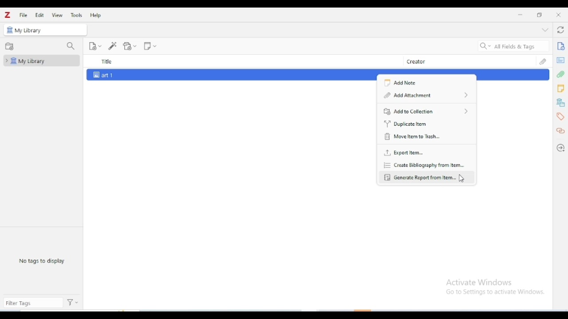  What do you see at coordinates (425, 110) in the screenshot?
I see `add to collection` at bounding box center [425, 110].